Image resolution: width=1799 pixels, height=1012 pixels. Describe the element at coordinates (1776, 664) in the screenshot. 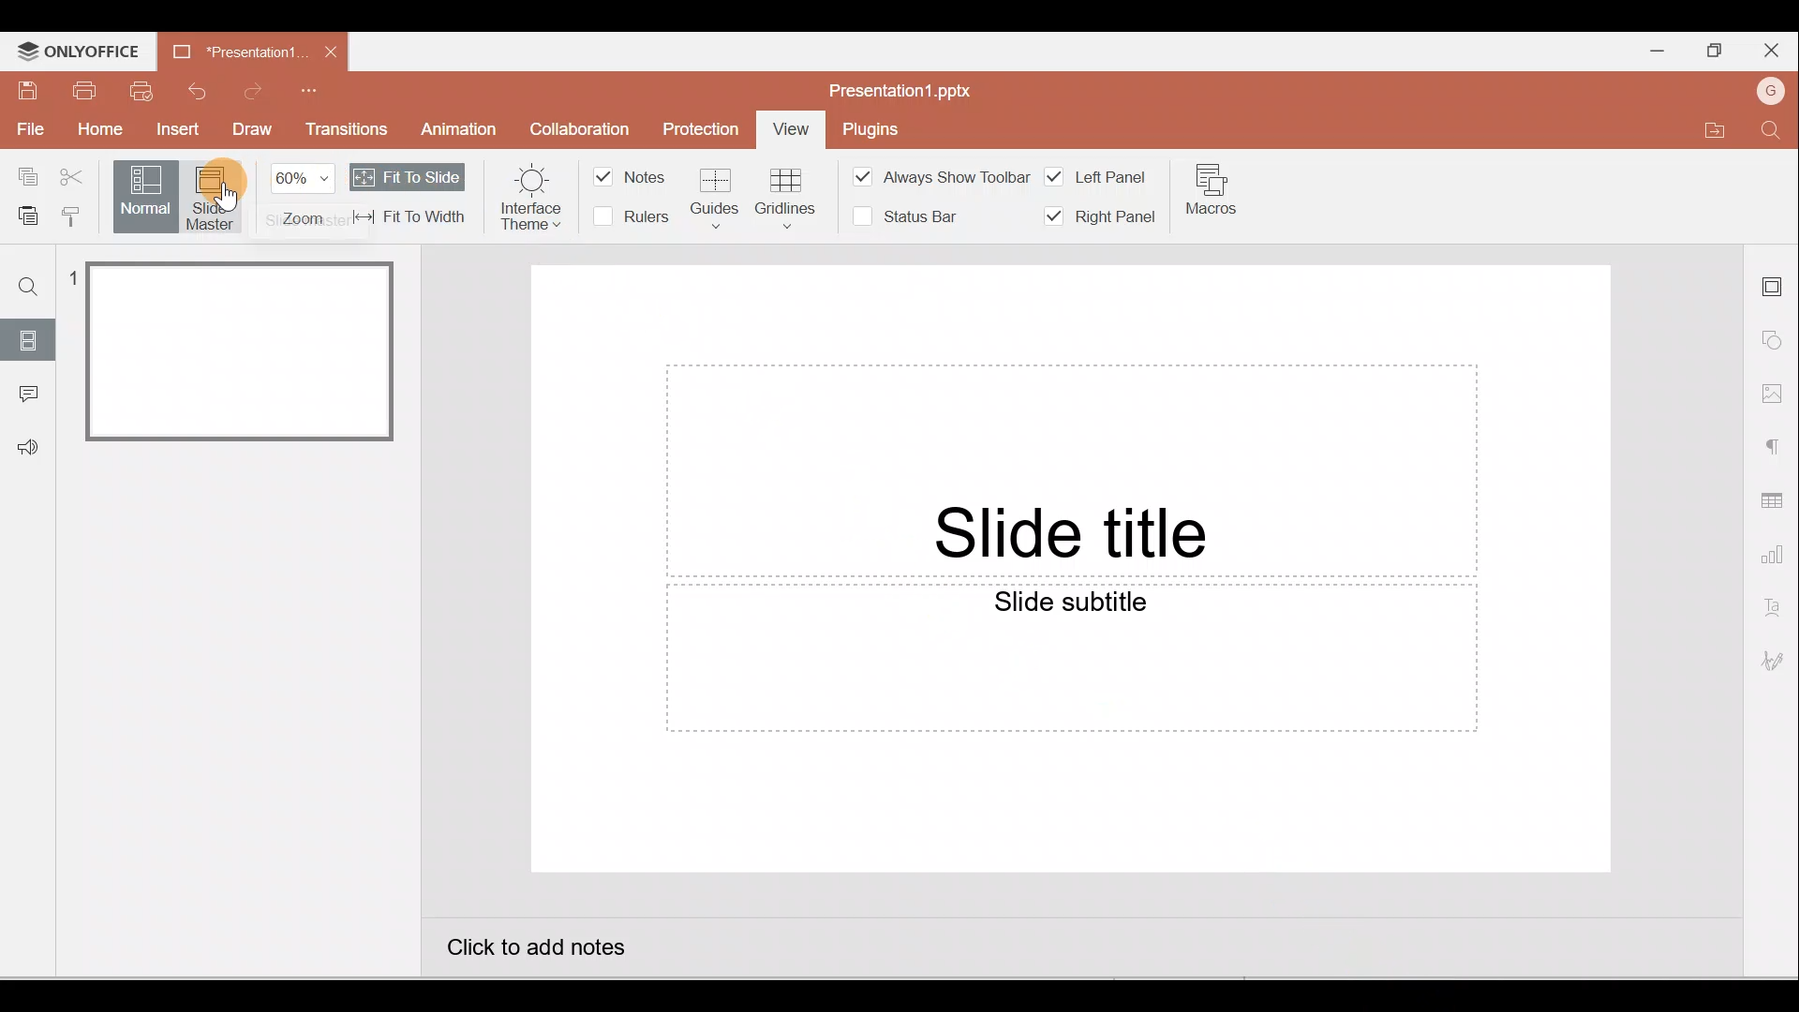

I see `Signature settings` at that location.